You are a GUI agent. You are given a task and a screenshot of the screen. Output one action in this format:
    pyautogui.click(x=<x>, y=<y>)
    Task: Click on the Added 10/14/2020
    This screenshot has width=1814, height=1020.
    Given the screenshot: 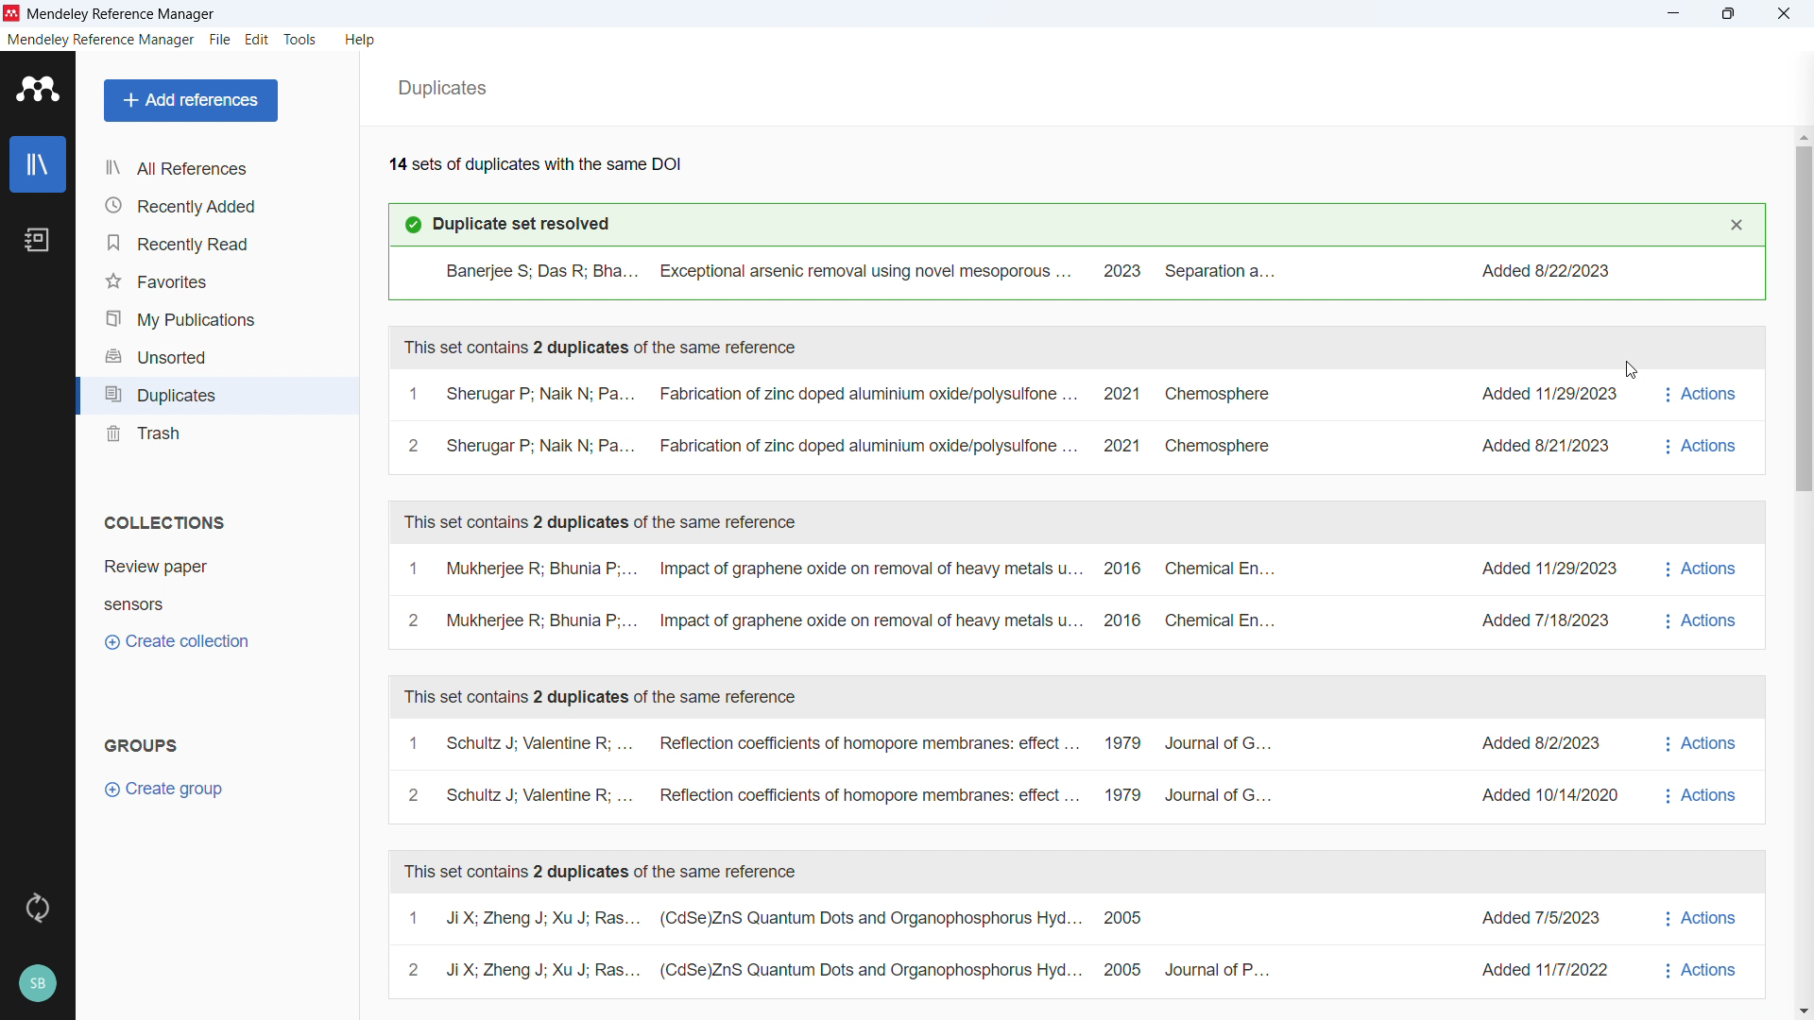 What is the action you would take?
    pyautogui.click(x=1539, y=793)
    